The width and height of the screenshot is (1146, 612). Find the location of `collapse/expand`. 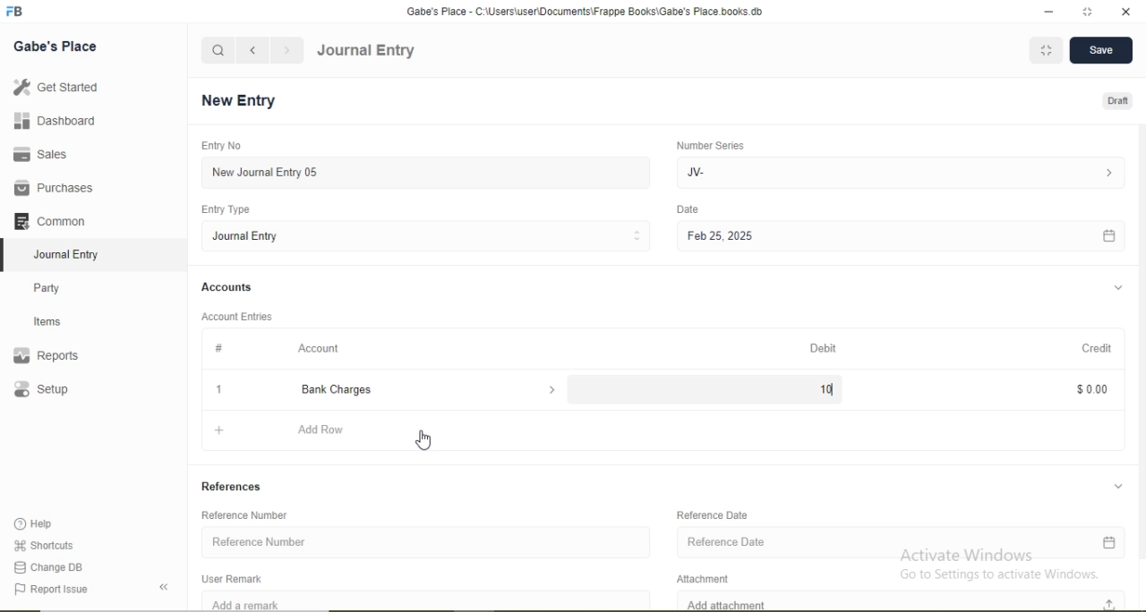

collapse/expand is located at coordinates (1118, 288).